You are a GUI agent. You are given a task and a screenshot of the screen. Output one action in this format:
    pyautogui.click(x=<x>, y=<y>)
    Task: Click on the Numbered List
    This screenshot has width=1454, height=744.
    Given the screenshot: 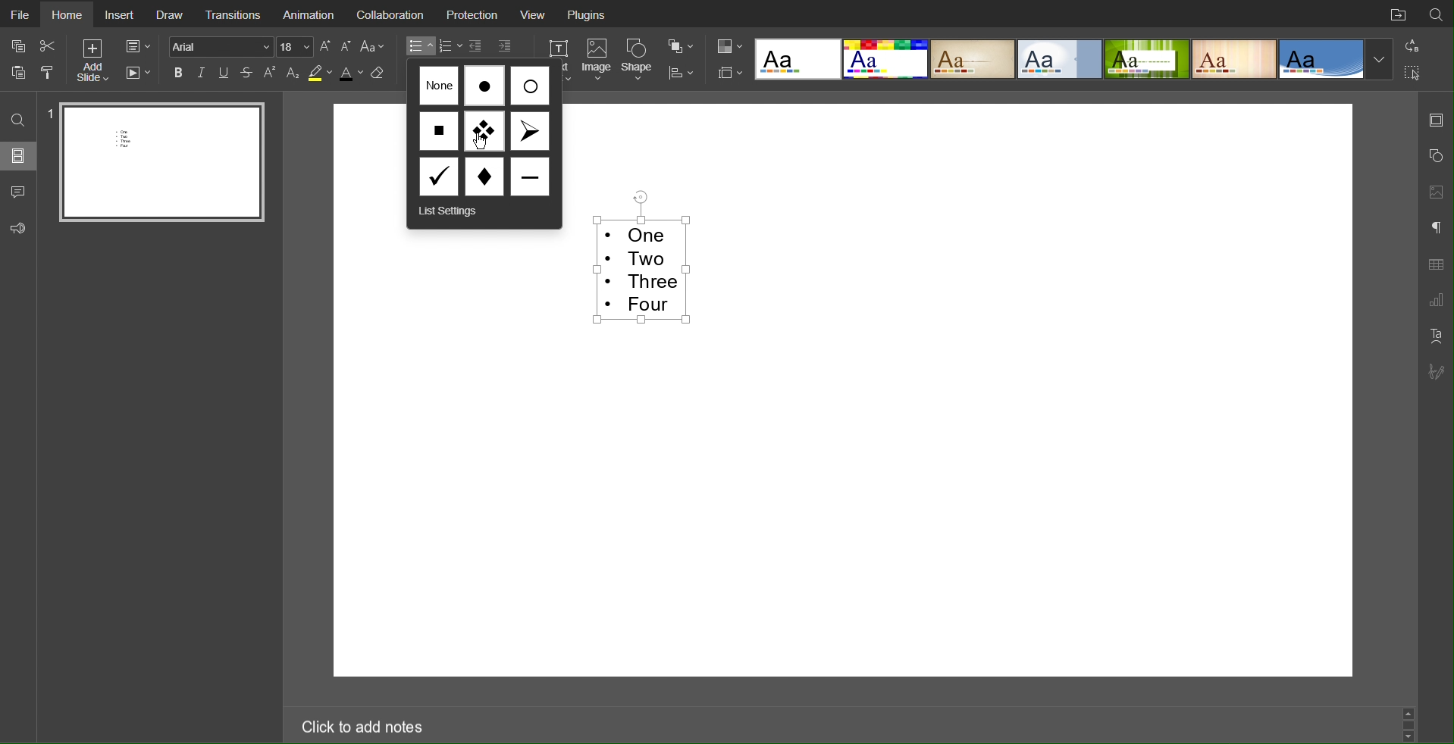 What is the action you would take?
    pyautogui.click(x=450, y=47)
    